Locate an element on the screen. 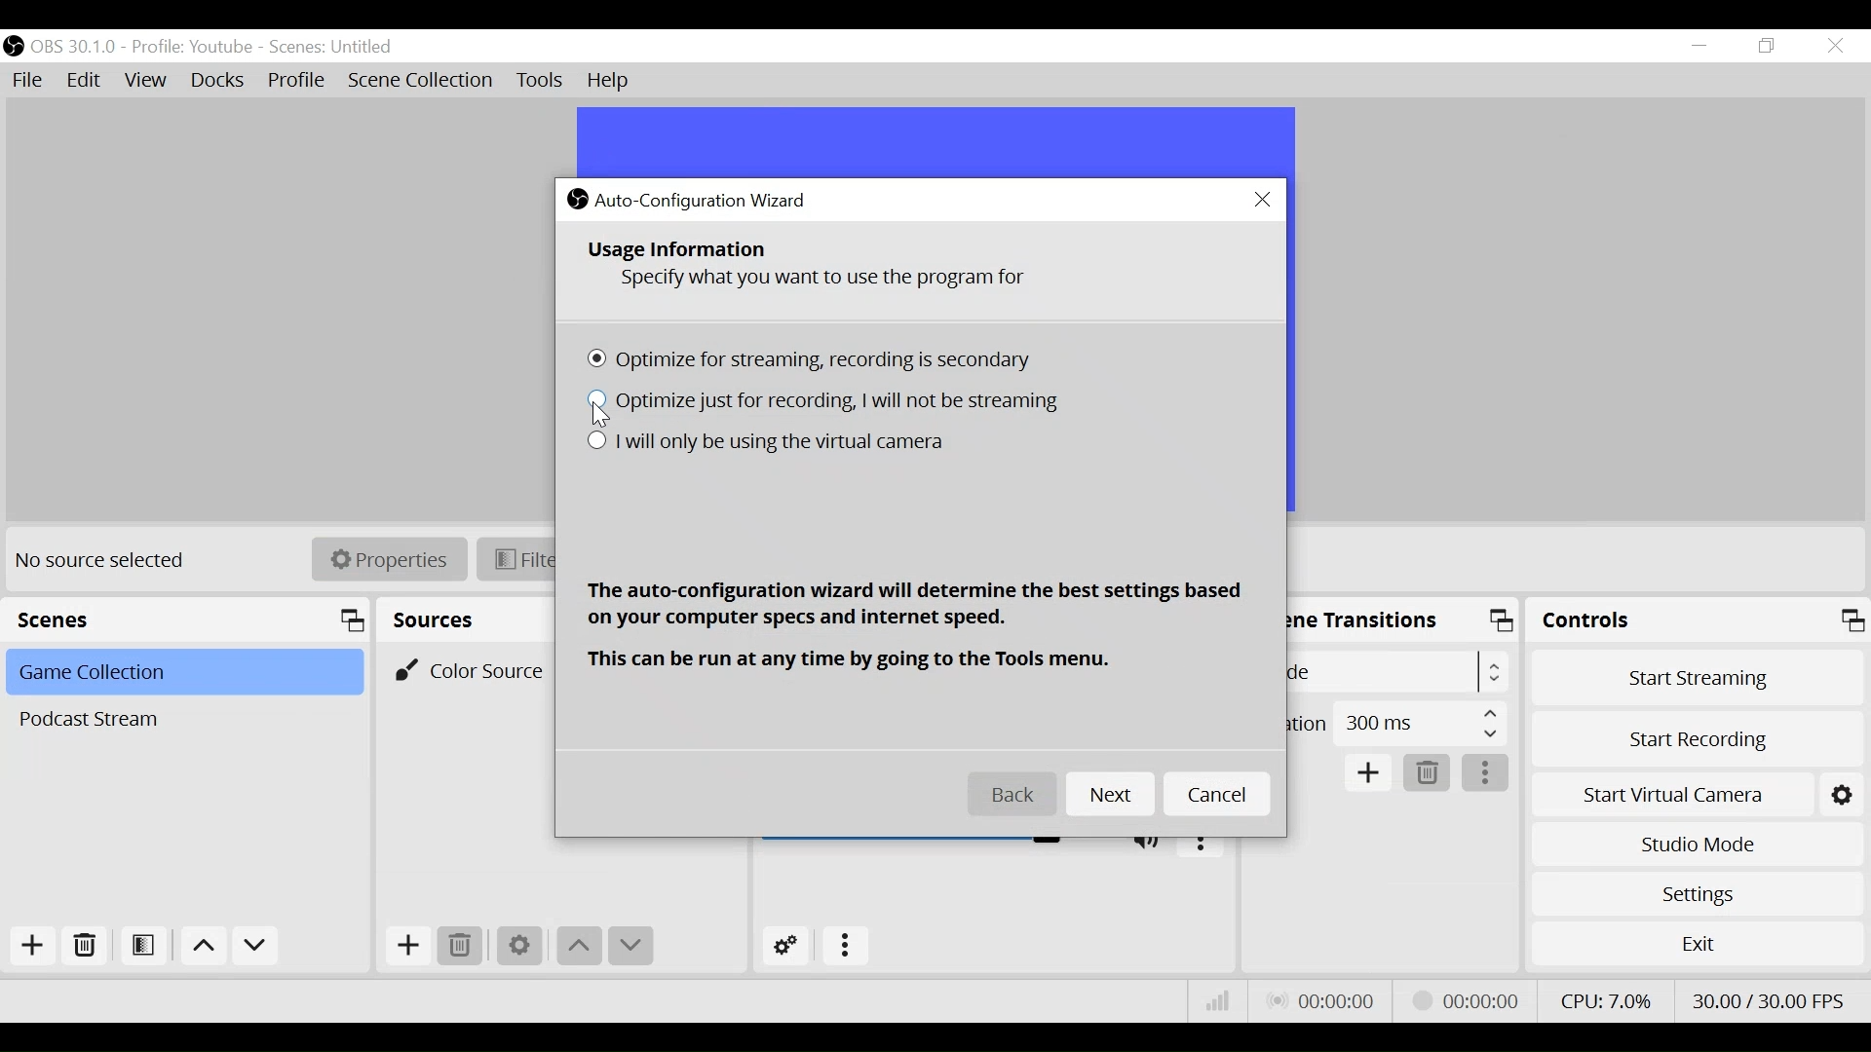 The width and height of the screenshot is (1871, 1052). Scenes Panel is located at coordinates (186, 619).